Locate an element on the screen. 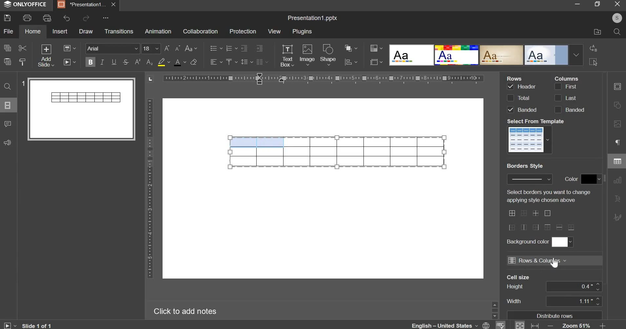 This screenshot has width=626, height=329. animation is located at coordinates (158, 31).